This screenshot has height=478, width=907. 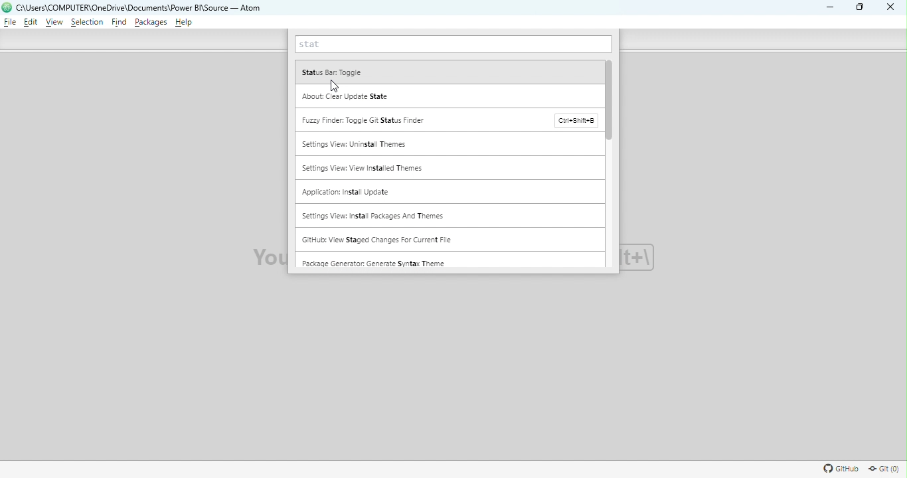 What do you see at coordinates (449, 71) in the screenshot?
I see `Status bar: Toggle` at bounding box center [449, 71].